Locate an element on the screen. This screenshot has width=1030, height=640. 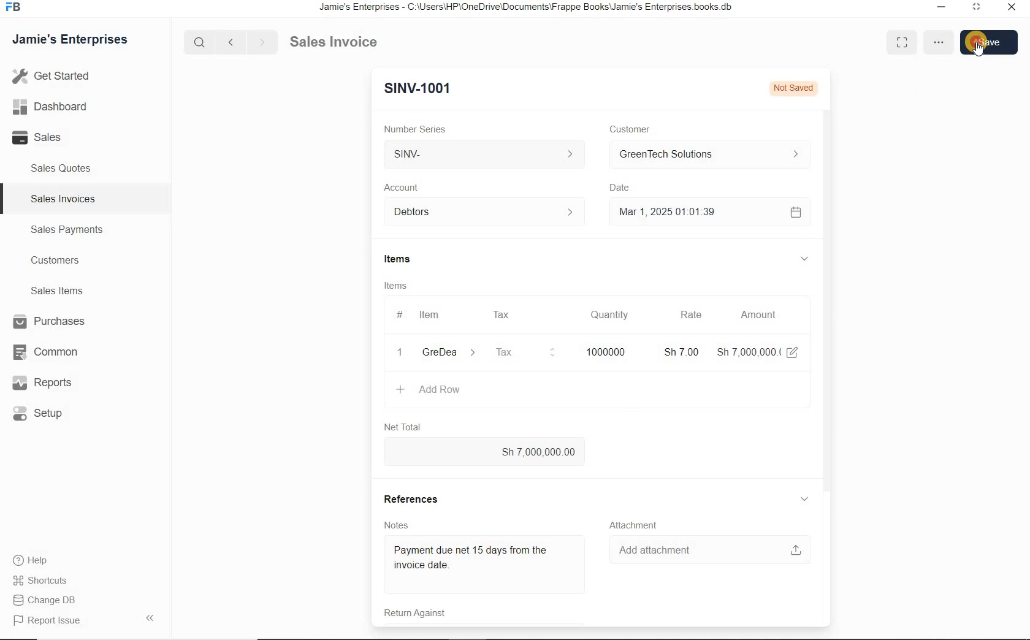
close is located at coordinates (1012, 10).